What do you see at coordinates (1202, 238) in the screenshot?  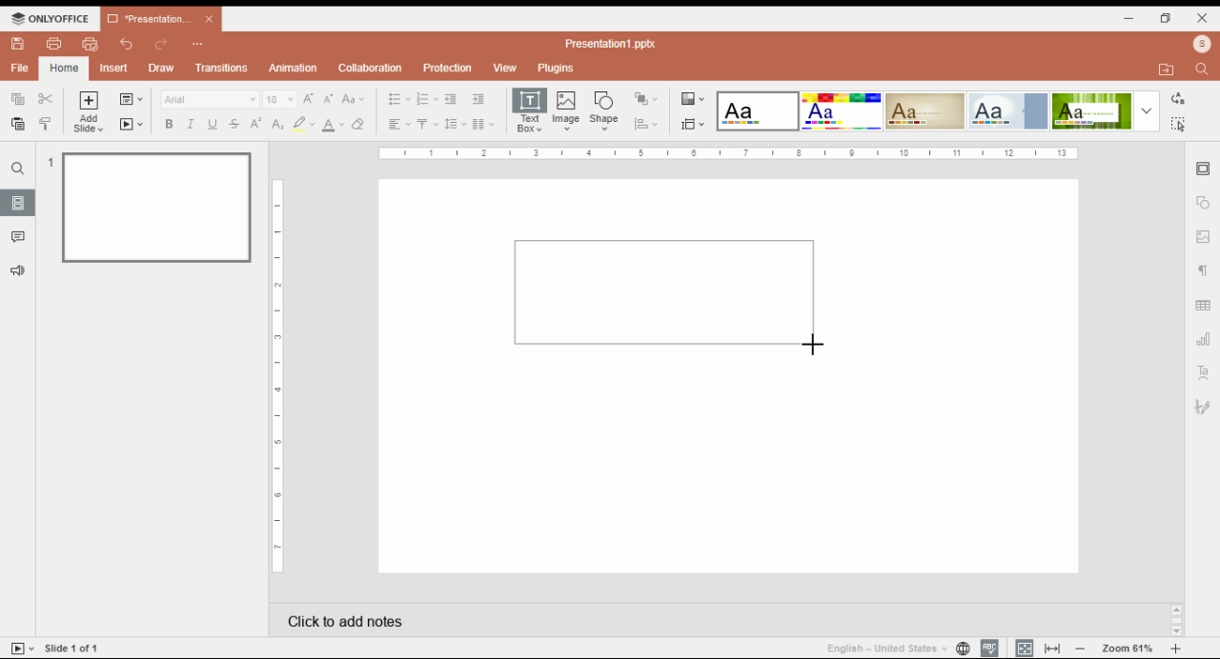 I see `image settings` at bounding box center [1202, 238].